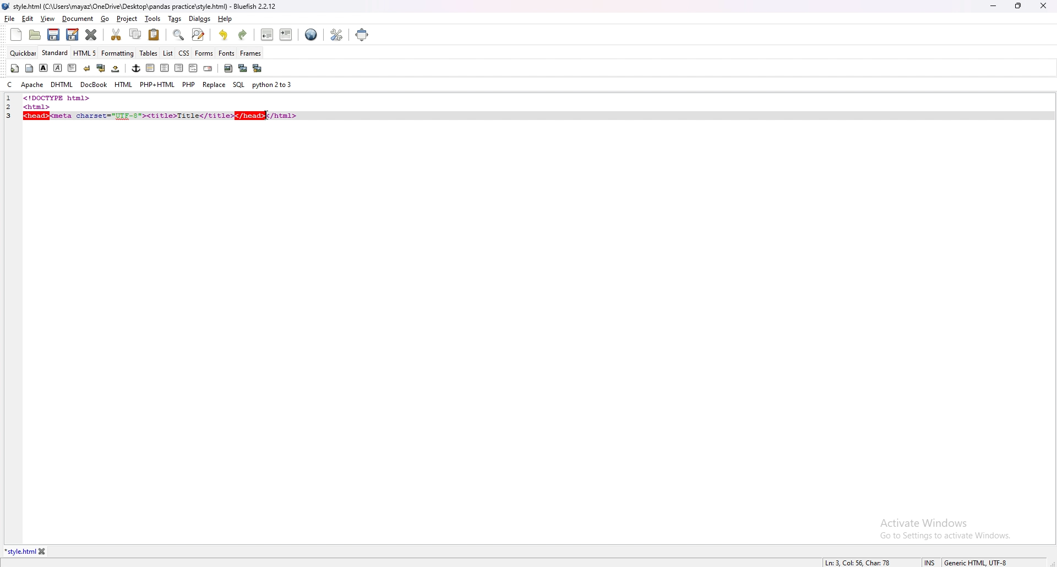  What do you see at coordinates (976, 561) in the screenshot?
I see `encoding` at bounding box center [976, 561].